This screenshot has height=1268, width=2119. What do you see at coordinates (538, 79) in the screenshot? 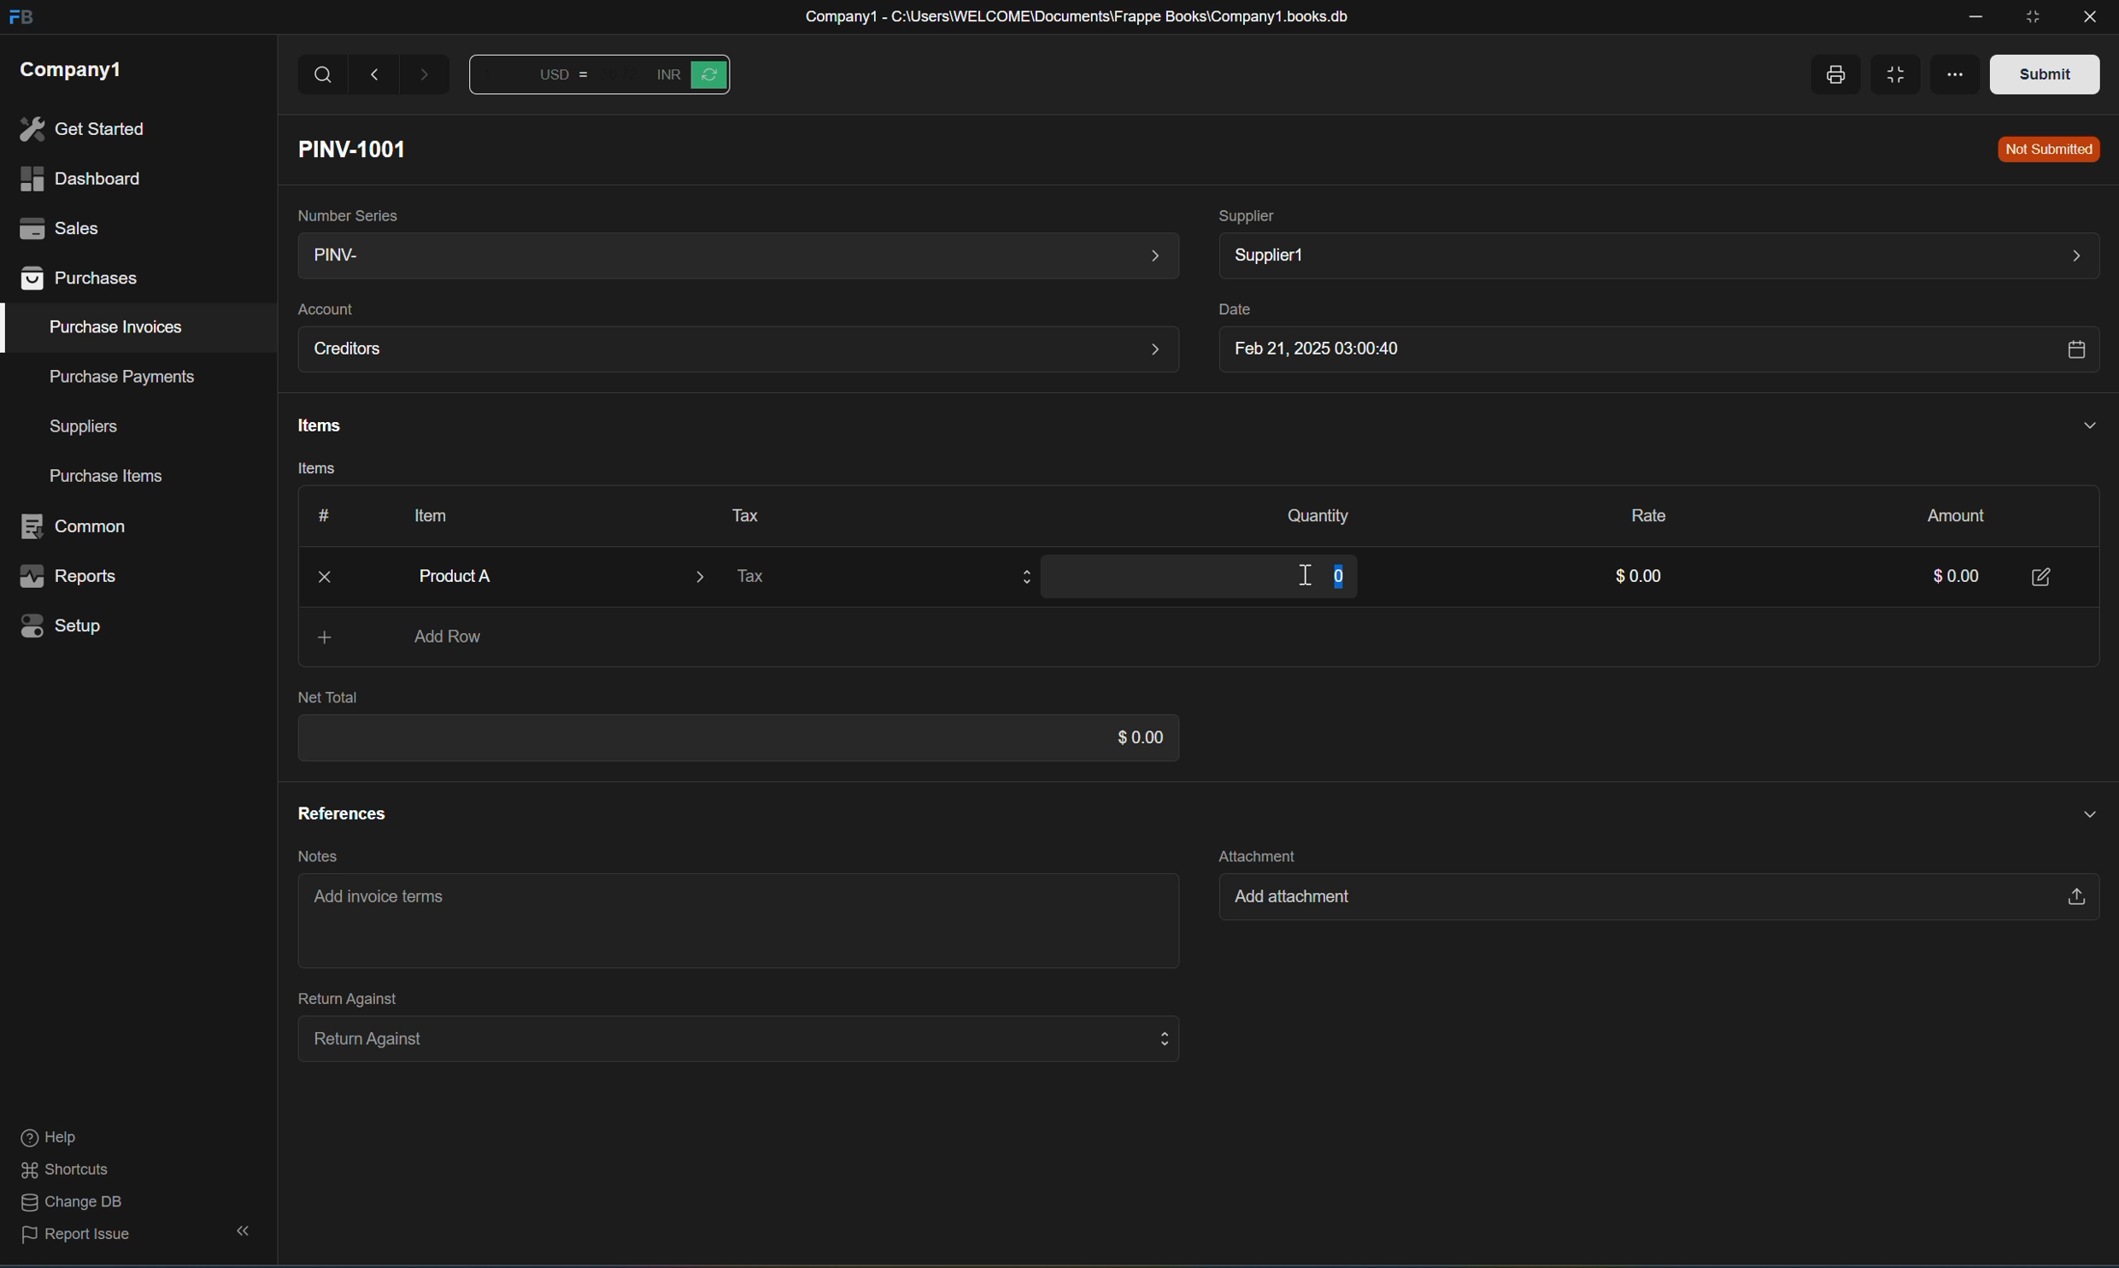
I see `Button` at bounding box center [538, 79].